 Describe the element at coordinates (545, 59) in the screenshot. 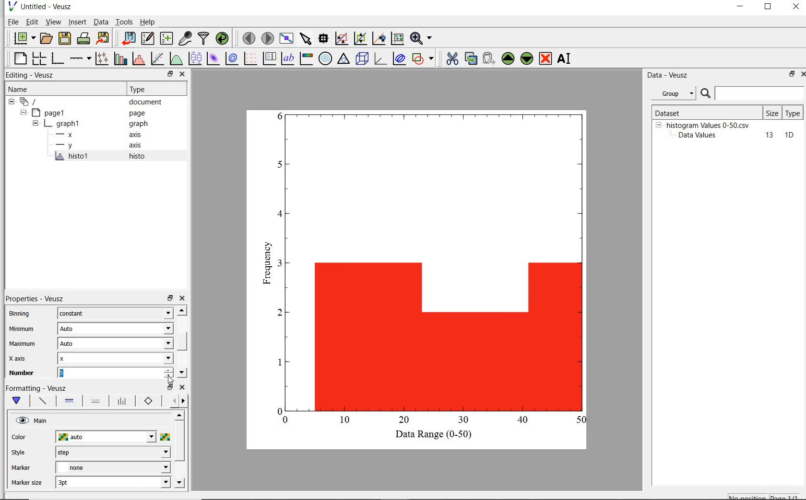

I see `remove the selected widget` at that location.